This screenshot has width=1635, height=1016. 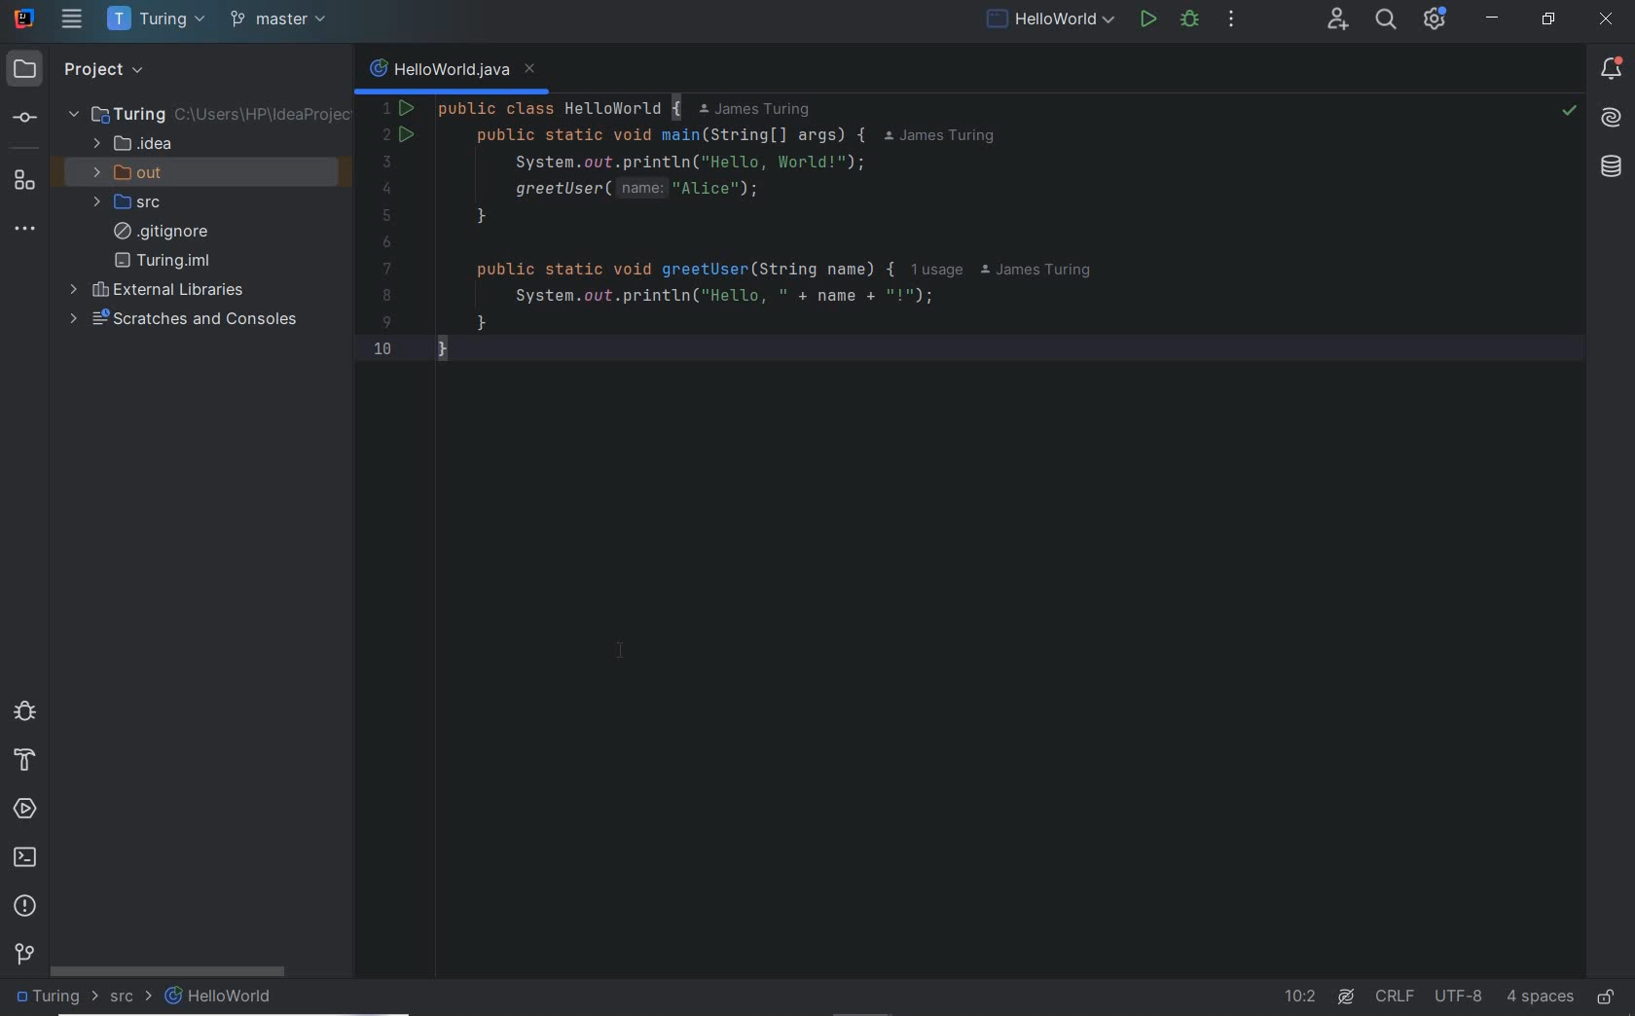 What do you see at coordinates (55, 998) in the screenshot?
I see `turing(project name)` at bounding box center [55, 998].